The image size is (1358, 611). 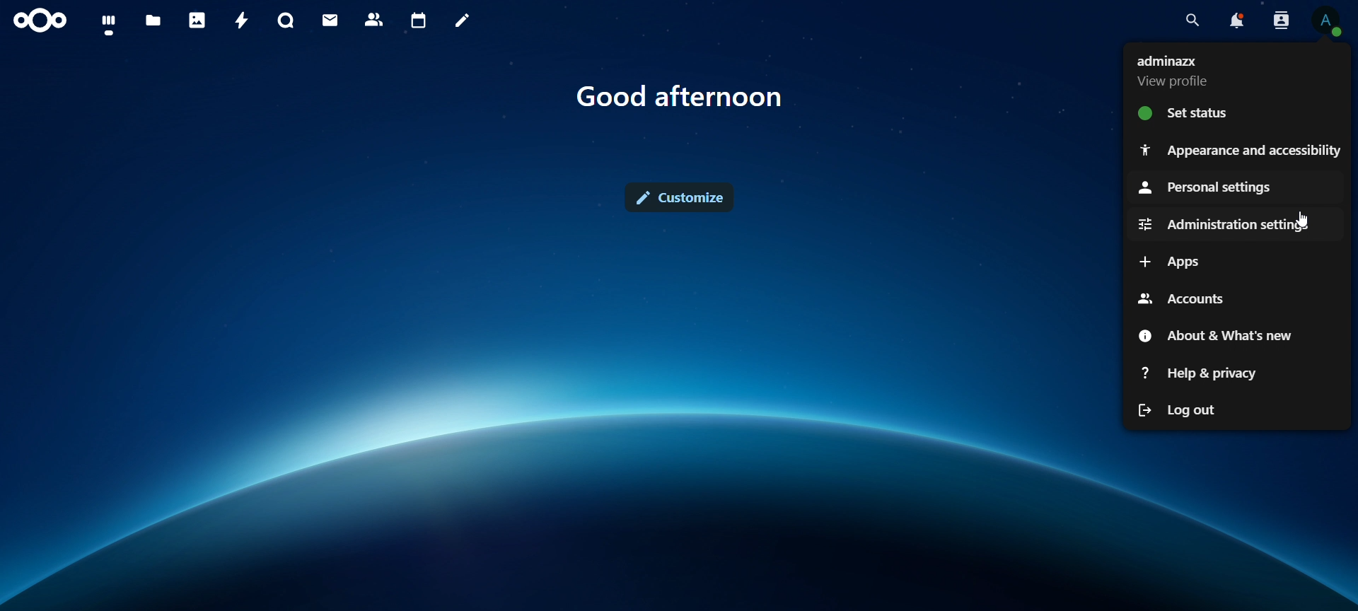 I want to click on text, so click(x=680, y=96).